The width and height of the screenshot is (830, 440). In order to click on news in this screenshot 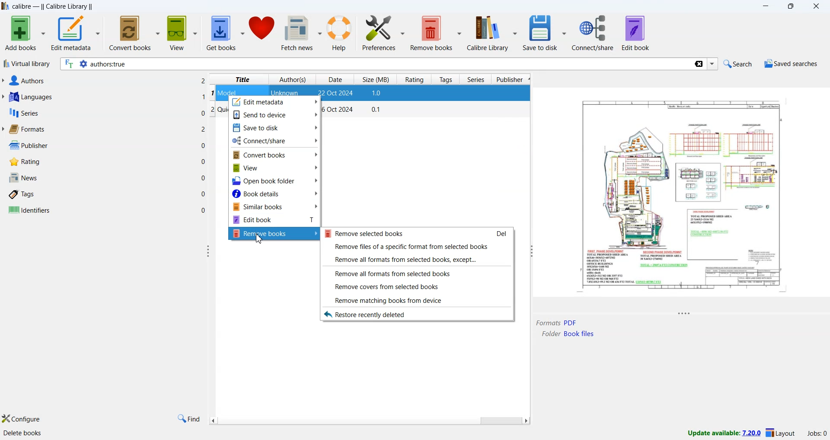, I will do `click(22, 178)`.